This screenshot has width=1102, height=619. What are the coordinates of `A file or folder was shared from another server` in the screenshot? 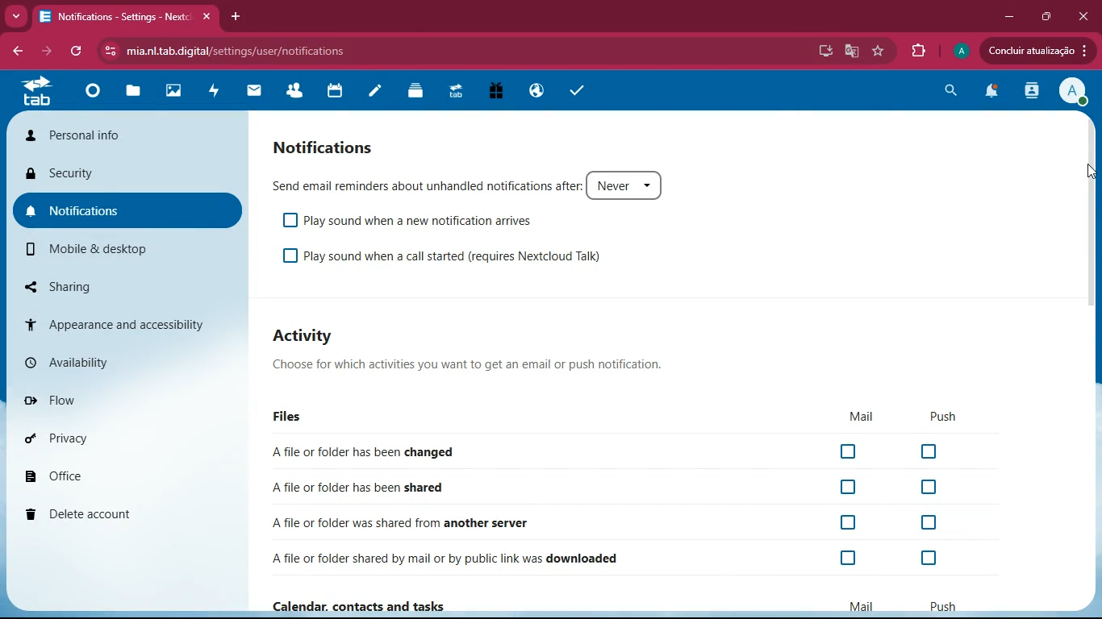 It's located at (482, 521).